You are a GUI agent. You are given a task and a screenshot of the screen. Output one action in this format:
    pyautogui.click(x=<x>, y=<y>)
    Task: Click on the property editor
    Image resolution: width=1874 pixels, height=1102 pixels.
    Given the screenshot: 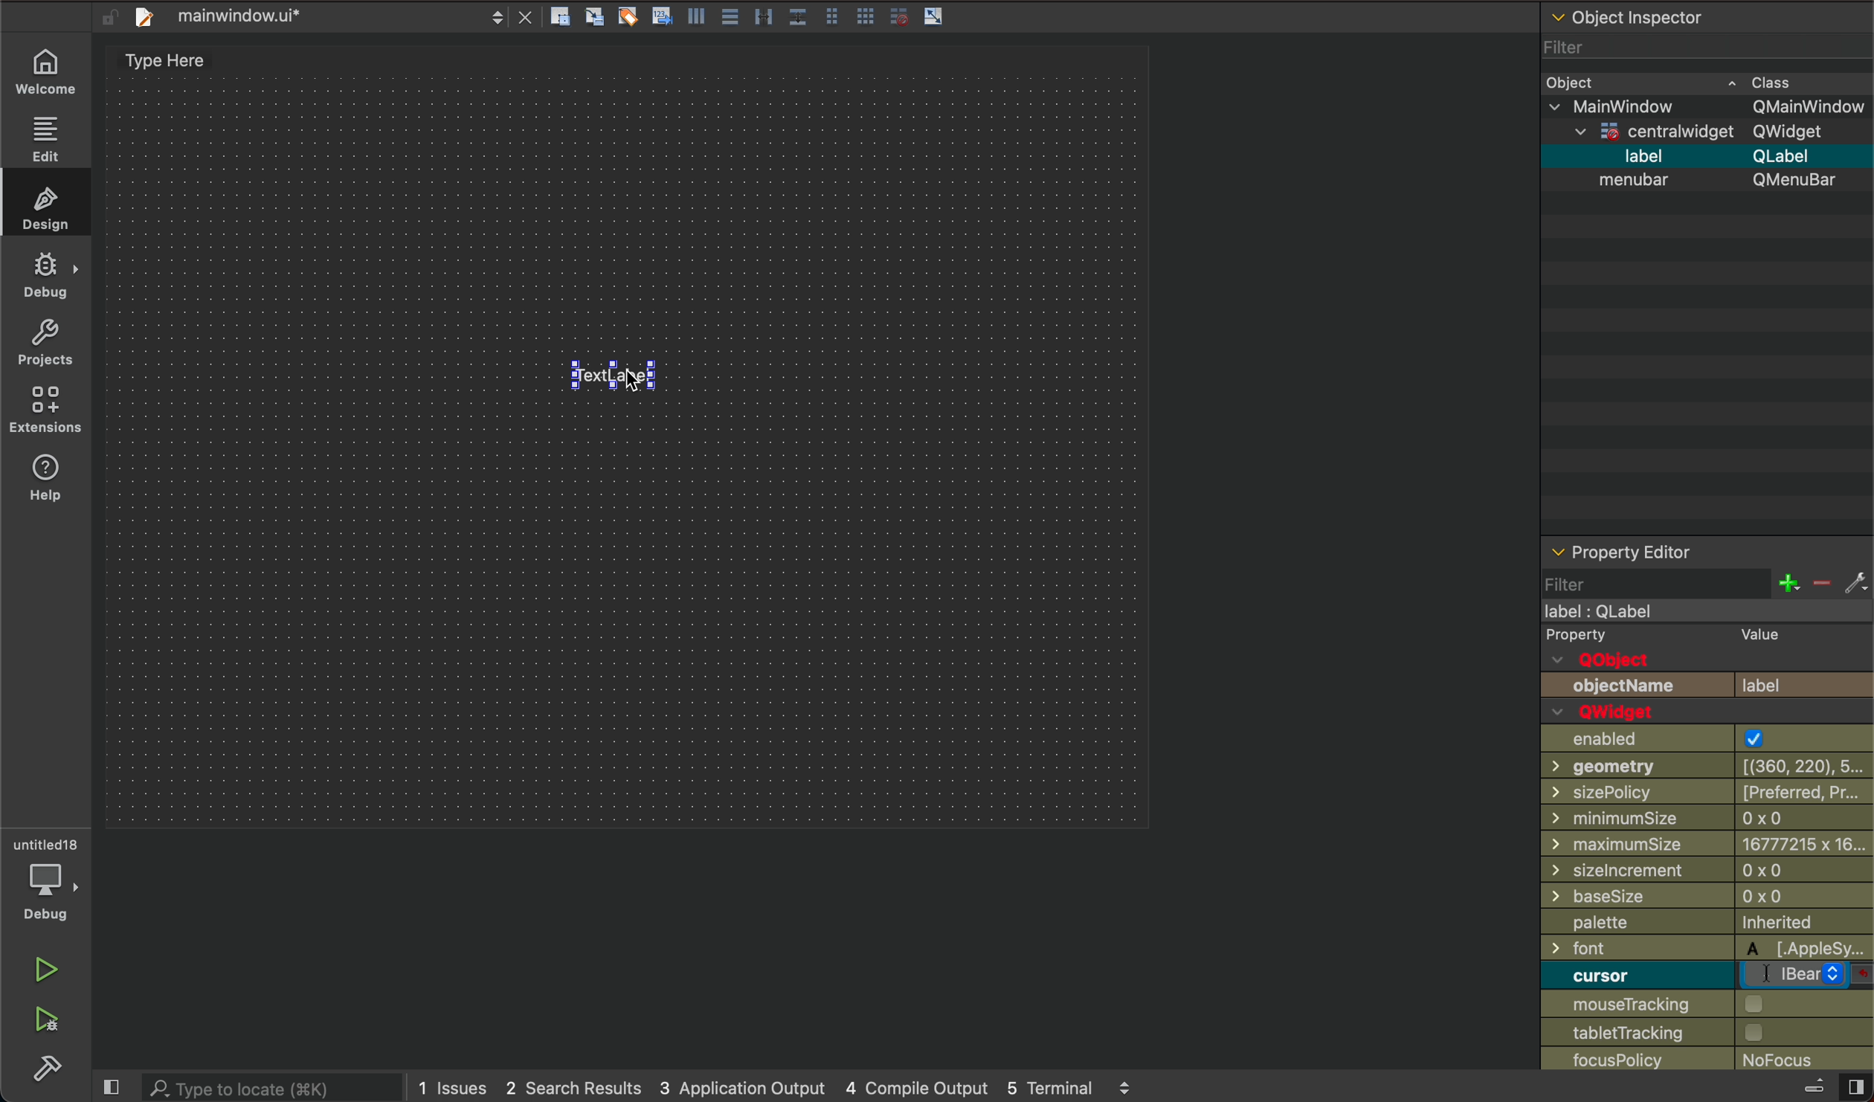 What is the action you would take?
    pyautogui.click(x=1707, y=549)
    